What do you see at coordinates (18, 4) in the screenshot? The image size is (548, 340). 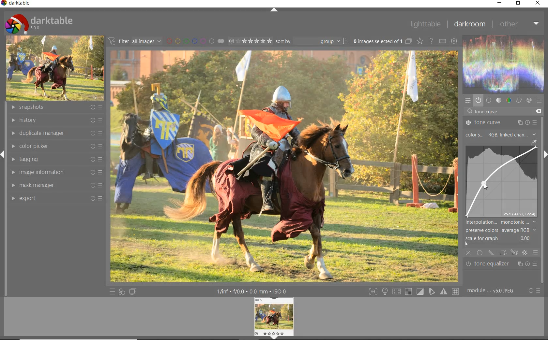 I see `darktable` at bounding box center [18, 4].